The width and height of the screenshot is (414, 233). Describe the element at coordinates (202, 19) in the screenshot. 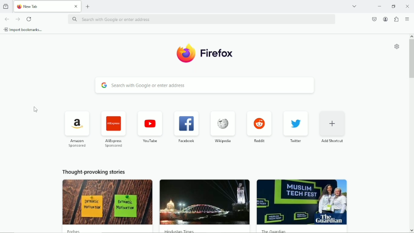

I see `Search with google or enter address` at that location.